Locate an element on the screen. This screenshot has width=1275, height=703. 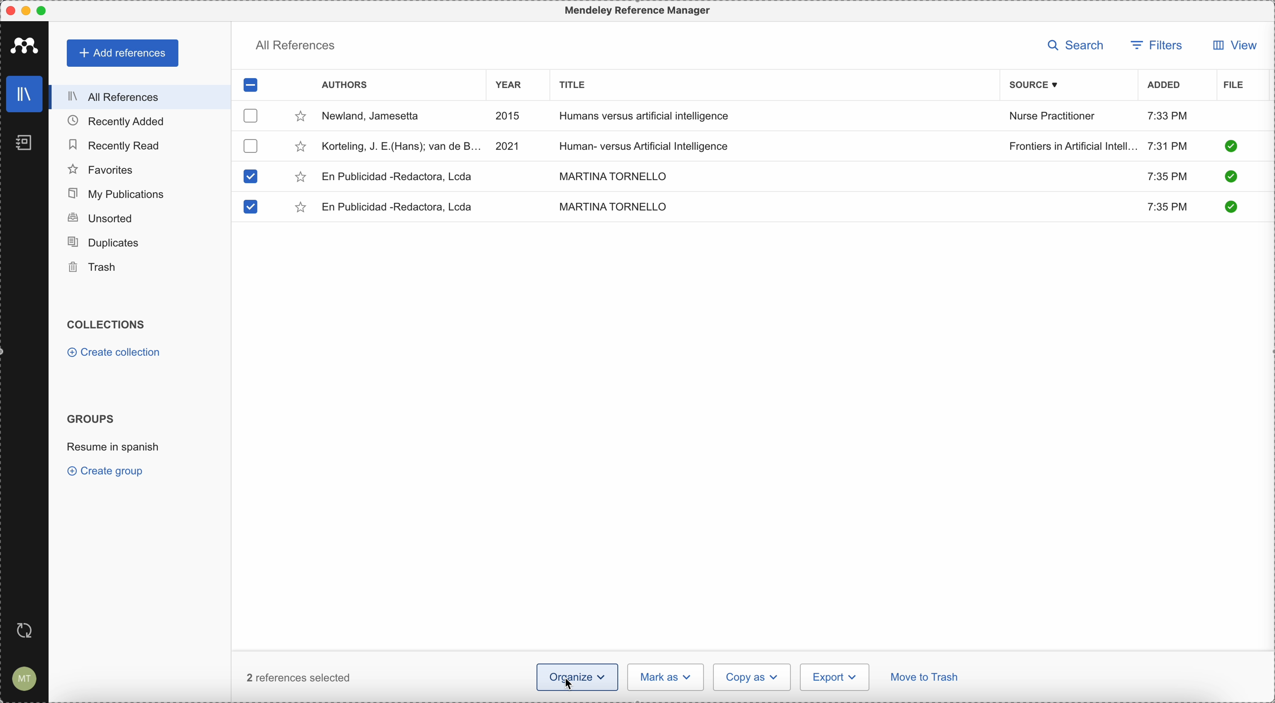
favorite is located at coordinates (300, 178).